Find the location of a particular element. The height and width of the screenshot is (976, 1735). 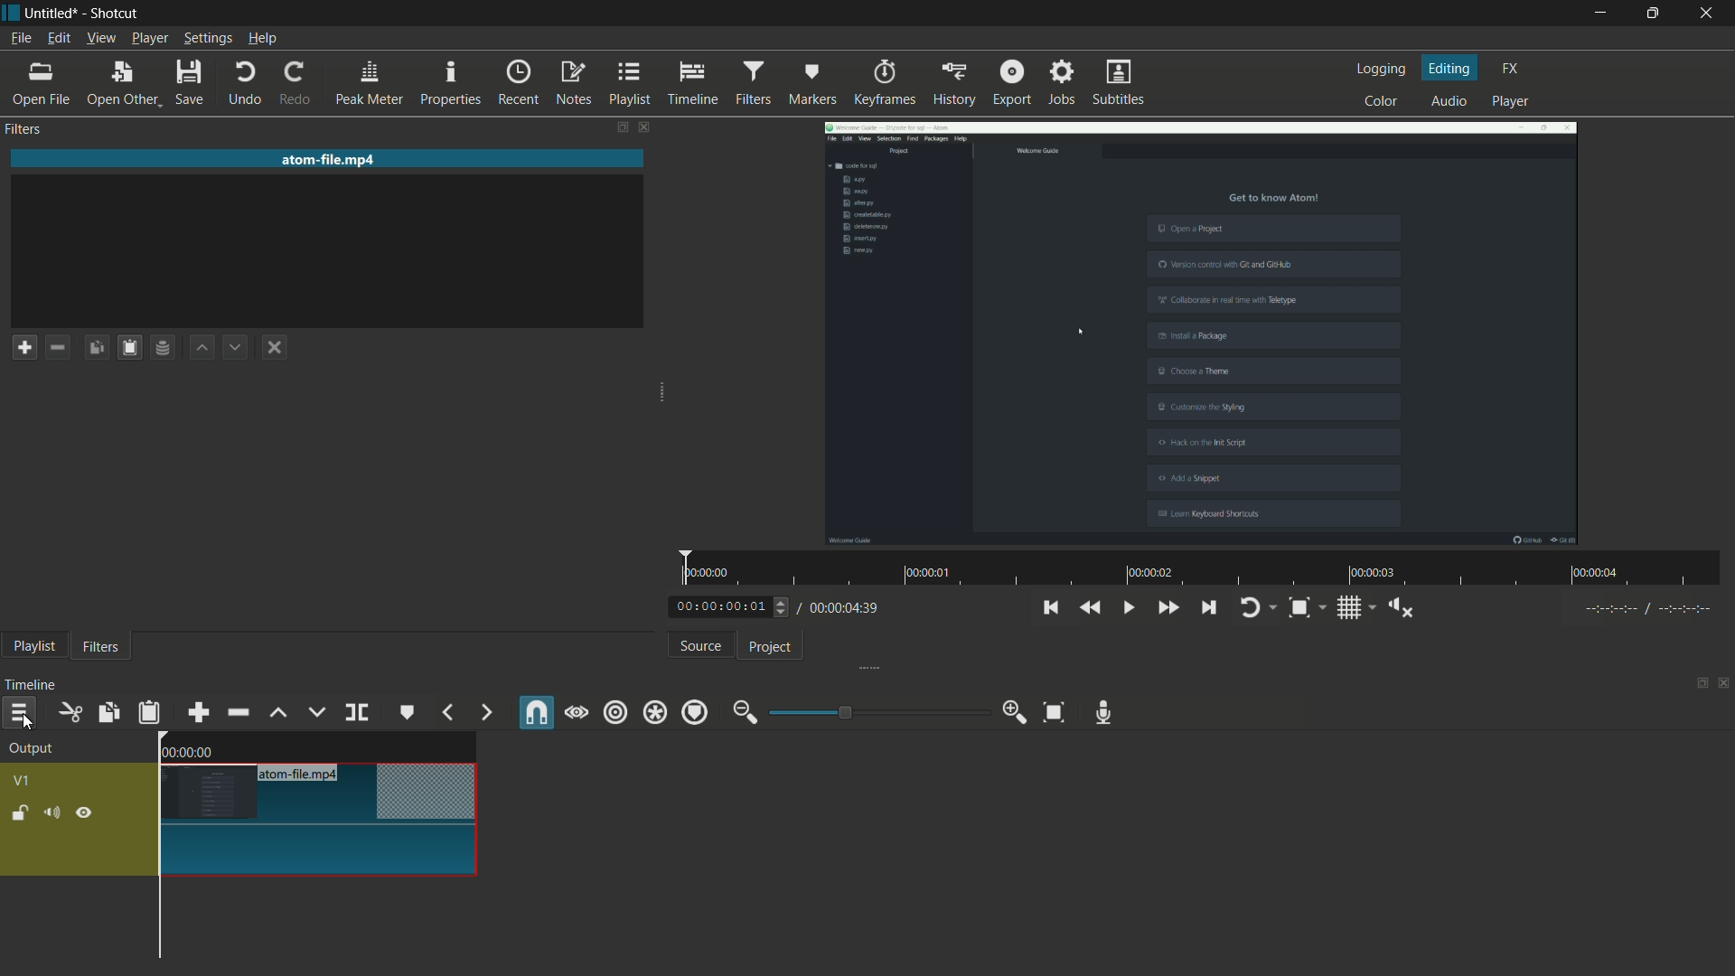

output is located at coordinates (31, 750).